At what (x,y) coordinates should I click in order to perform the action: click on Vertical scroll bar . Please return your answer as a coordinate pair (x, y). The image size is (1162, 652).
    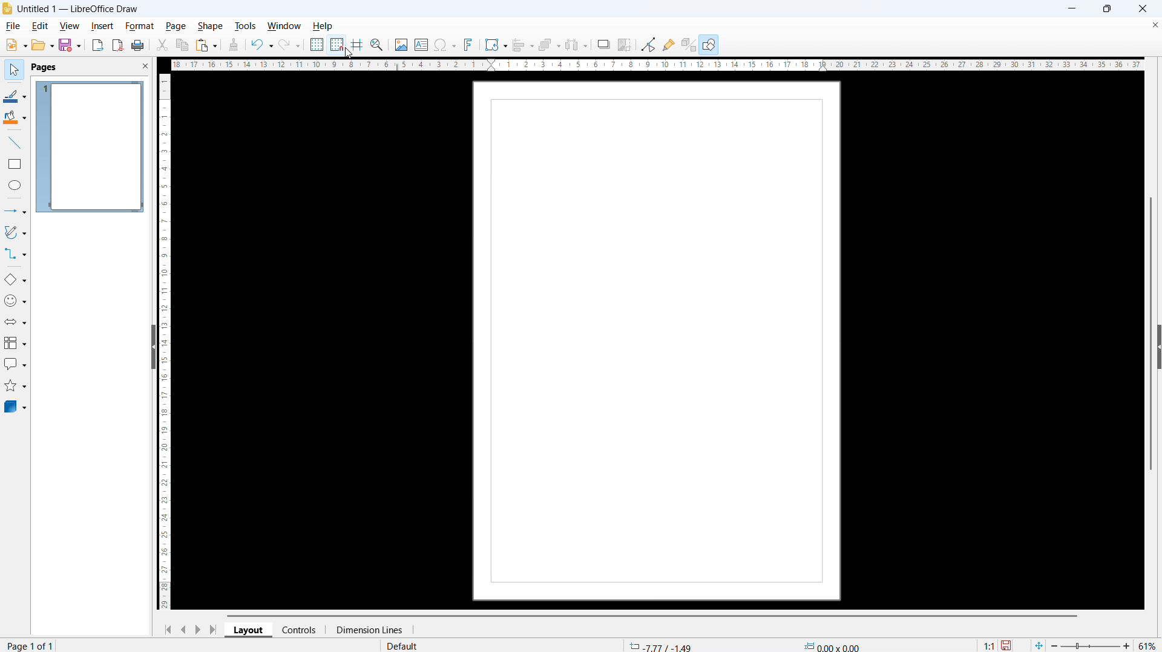
    Looking at the image, I should click on (1151, 333).